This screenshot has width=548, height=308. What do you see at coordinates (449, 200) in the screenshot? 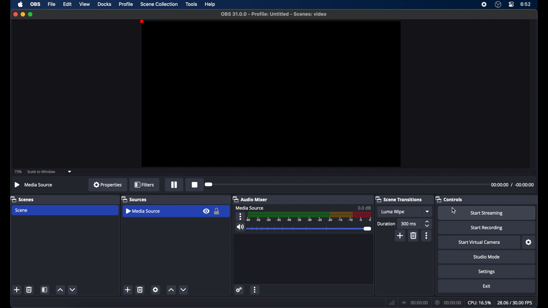
I see `controls` at bounding box center [449, 200].